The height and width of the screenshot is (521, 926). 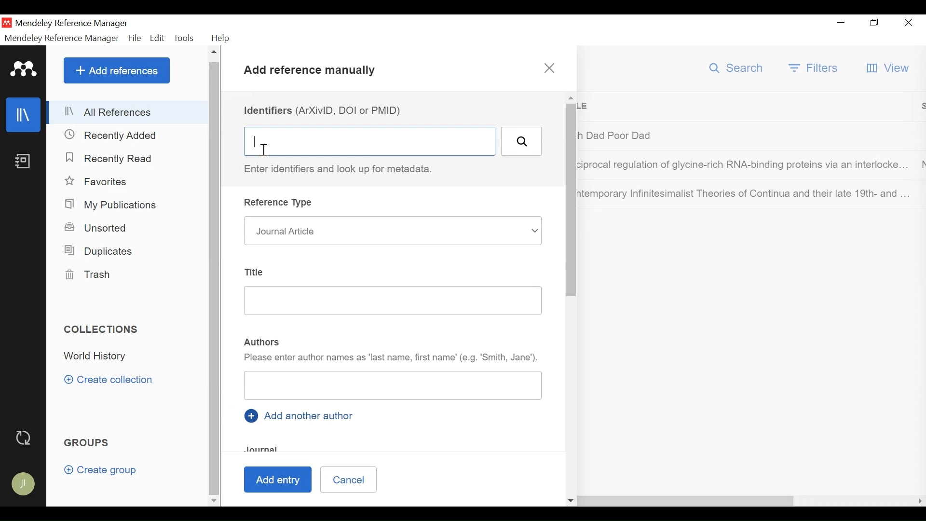 I want to click on Title, so click(x=255, y=271).